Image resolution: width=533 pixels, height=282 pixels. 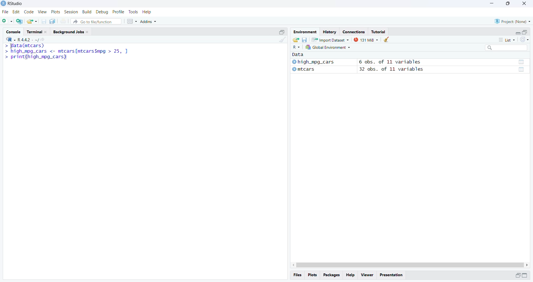 What do you see at coordinates (63, 21) in the screenshot?
I see `print` at bounding box center [63, 21].